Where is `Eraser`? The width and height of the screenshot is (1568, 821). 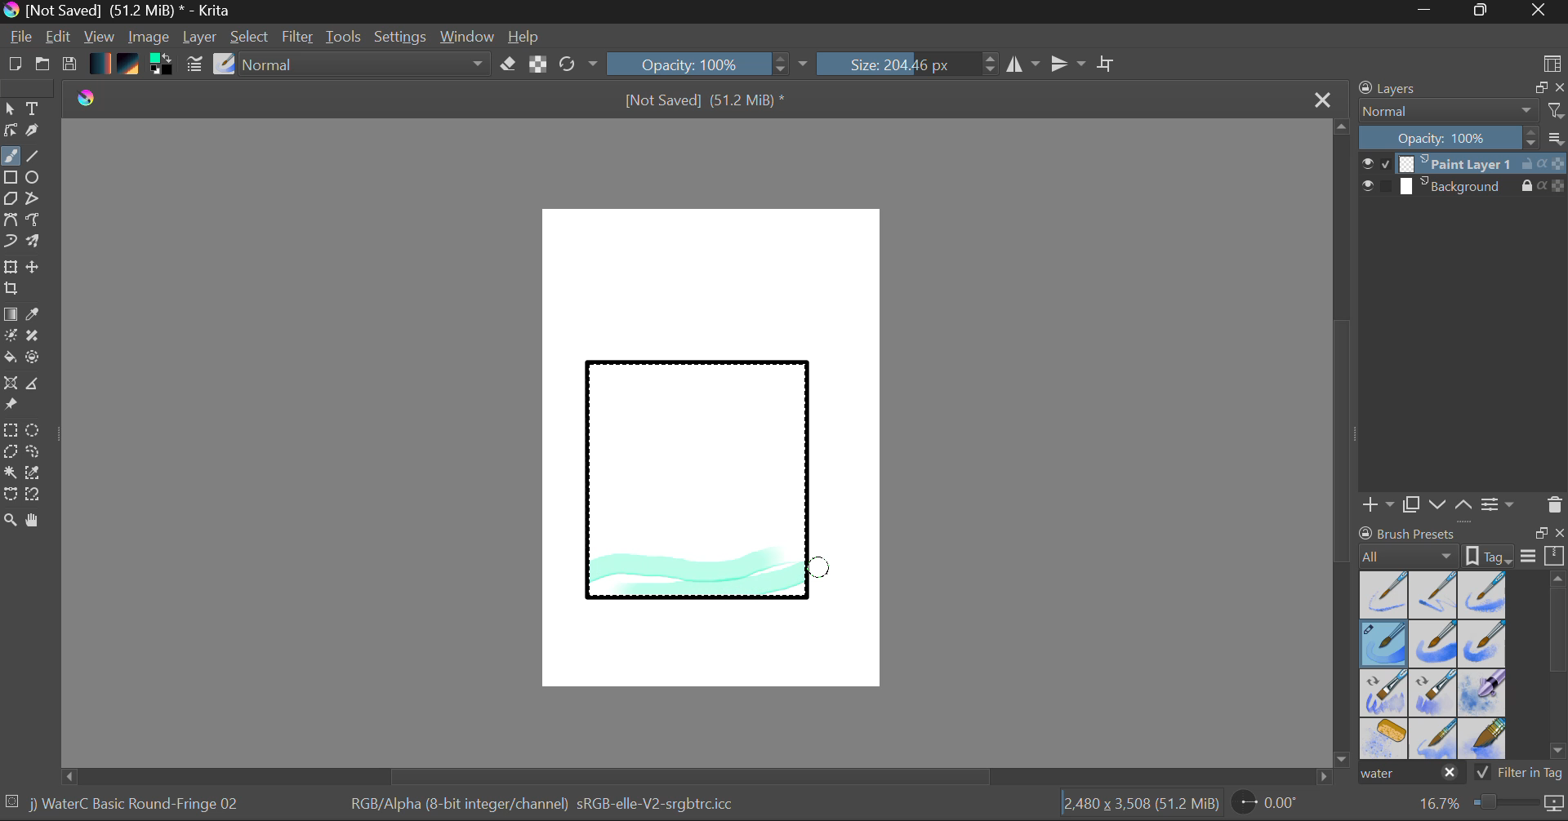
Eraser is located at coordinates (509, 64).